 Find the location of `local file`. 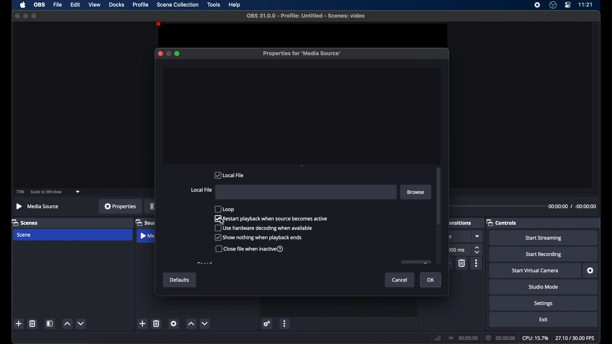

local file is located at coordinates (229, 175).